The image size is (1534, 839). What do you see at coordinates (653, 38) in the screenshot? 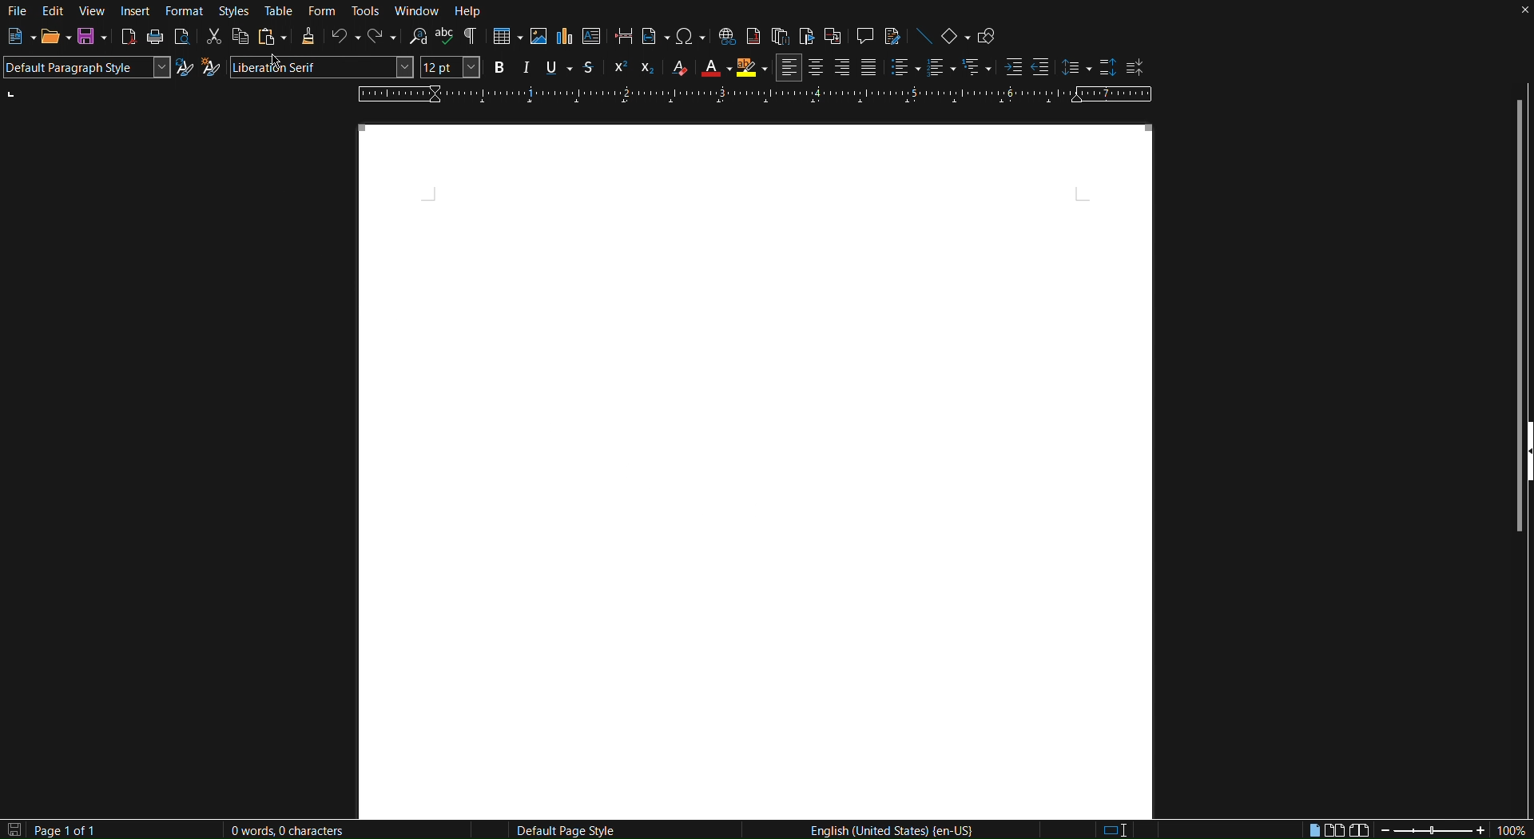
I see `Insert Field` at bounding box center [653, 38].